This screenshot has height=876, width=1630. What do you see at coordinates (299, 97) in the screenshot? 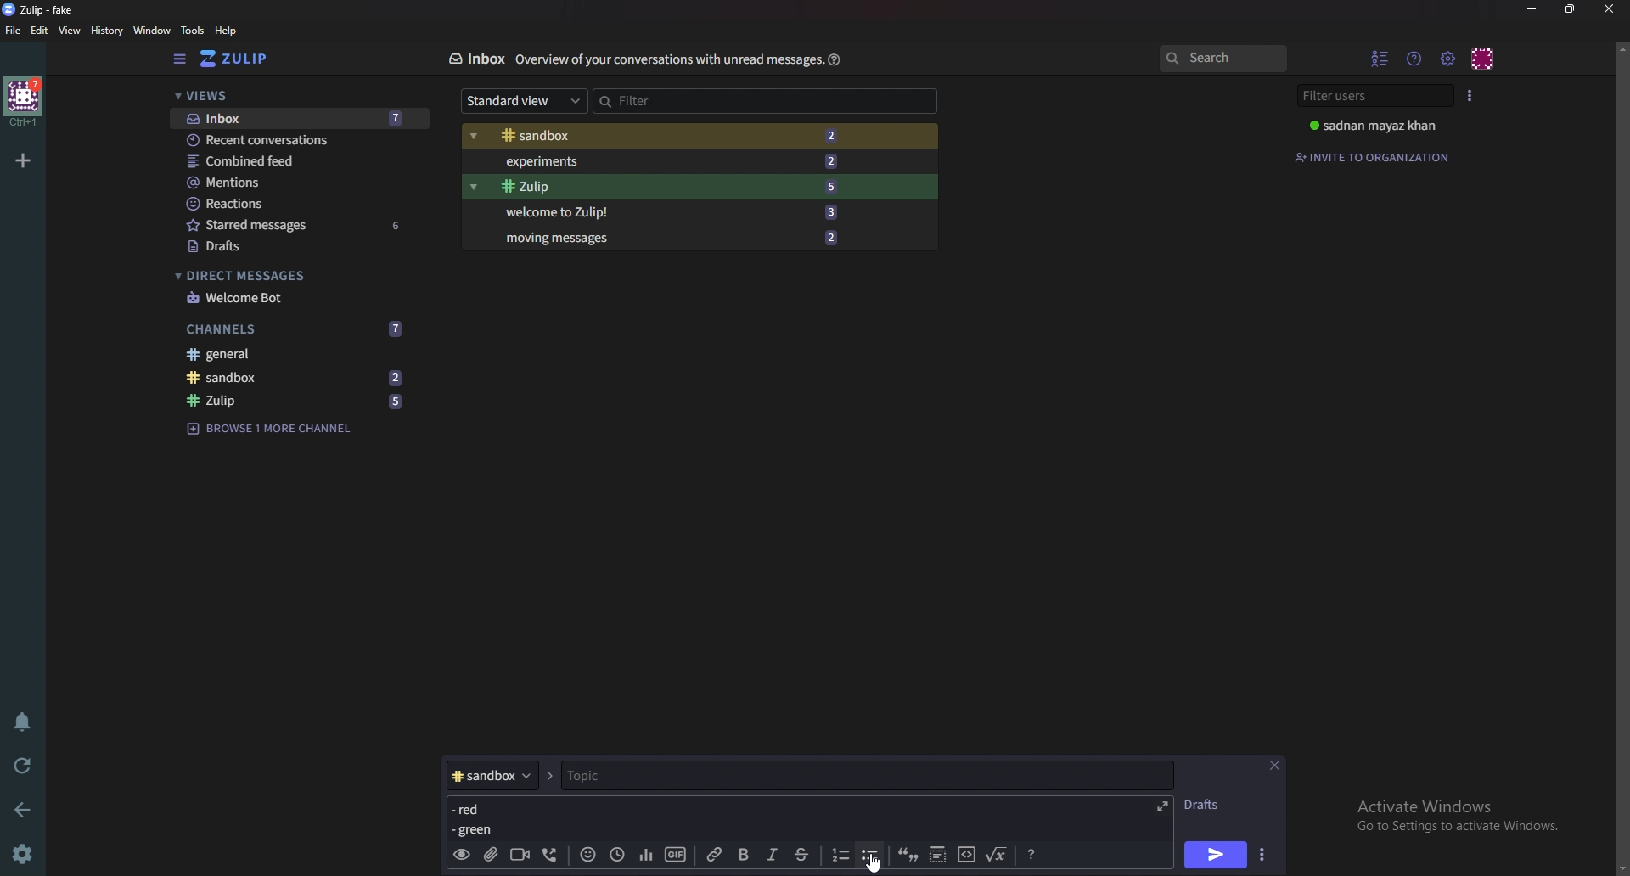
I see `views` at bounding box center [299, 97].